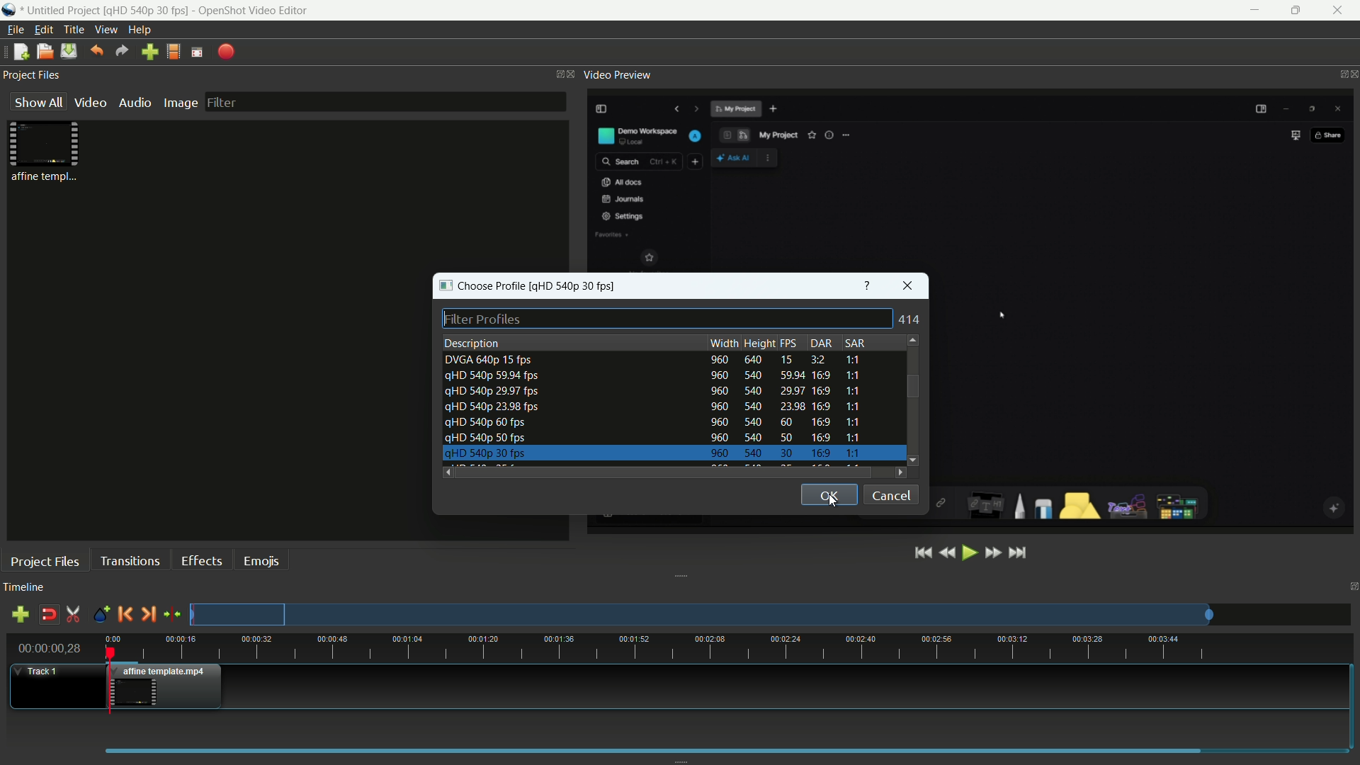  Describe the element at coordinates (759, 343) in the screenshot. I see `height` at that location.